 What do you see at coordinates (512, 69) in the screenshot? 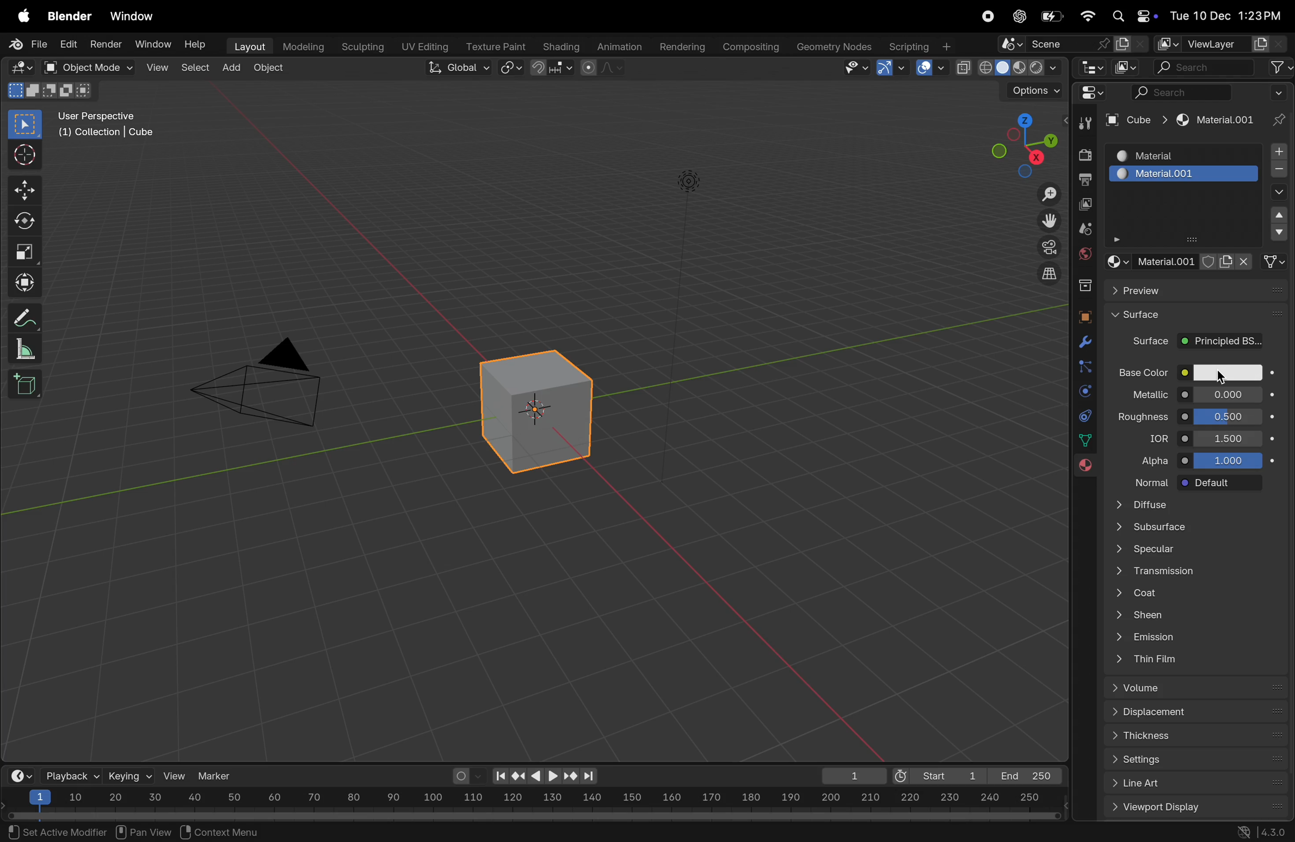
I see `snap` at bounding box center [512, 69].